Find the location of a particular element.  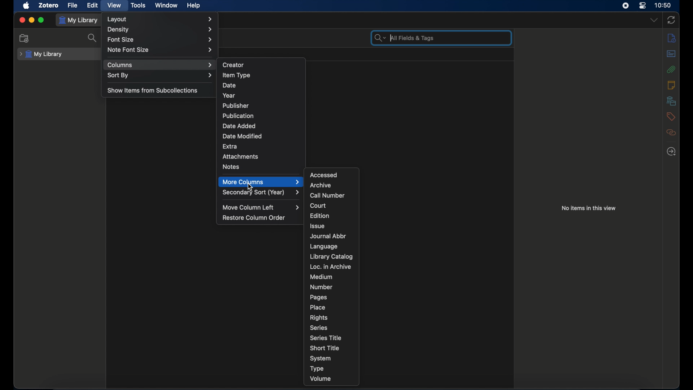

search bar is located at coordinates (403, 38).